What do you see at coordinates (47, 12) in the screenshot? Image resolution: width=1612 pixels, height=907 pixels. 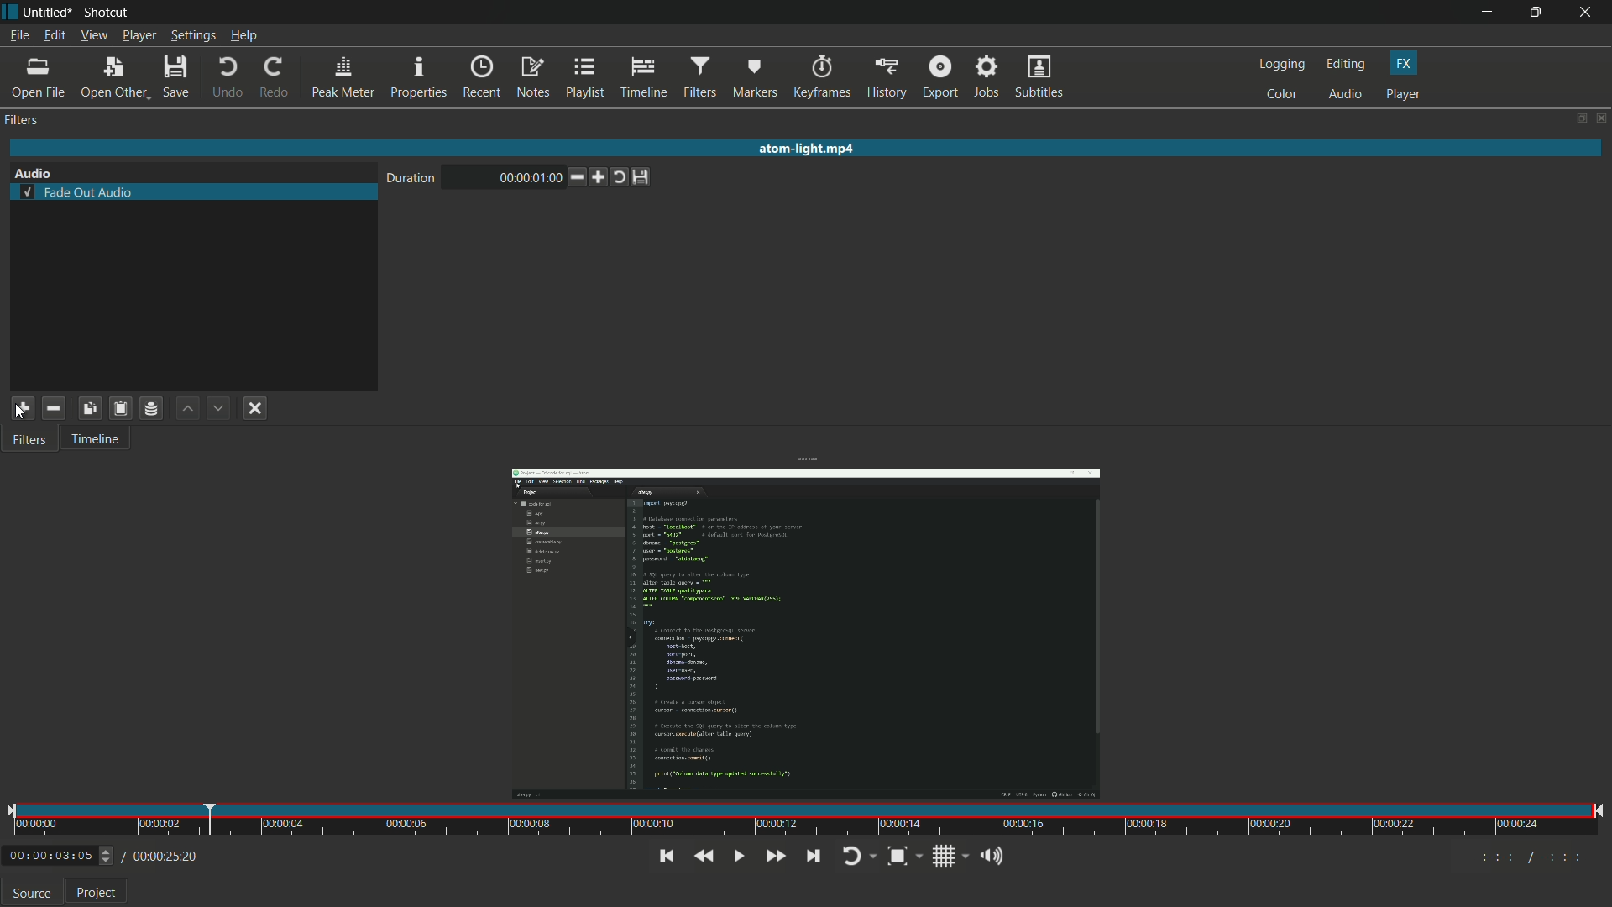 I see `file name` at bounding box center [47, 12].